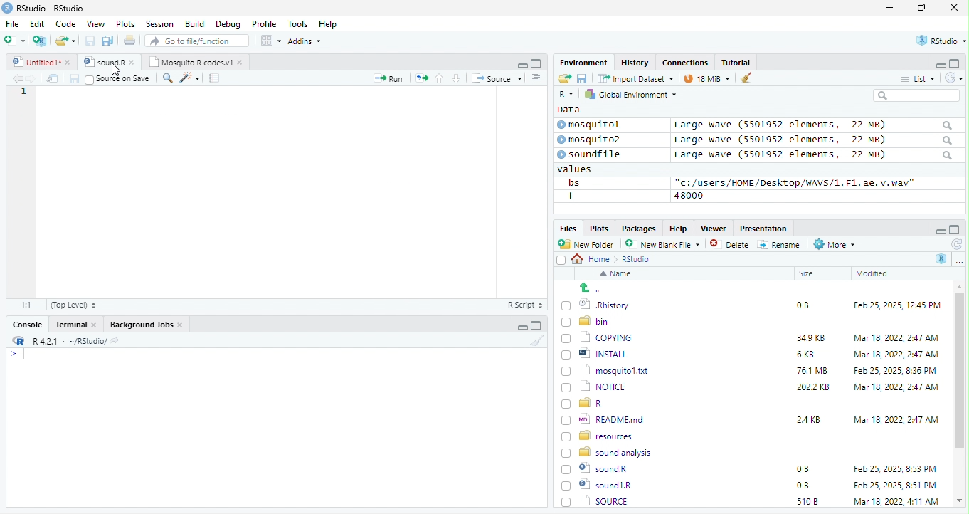  I want to click on select, so click(563, 263).